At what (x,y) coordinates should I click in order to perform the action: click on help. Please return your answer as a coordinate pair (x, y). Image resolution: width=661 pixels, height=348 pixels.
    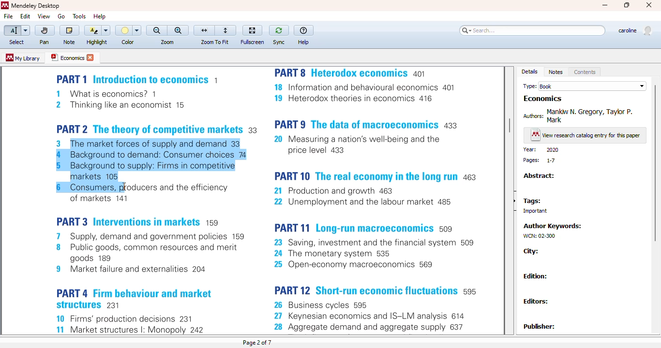
    Looking at the image, I should click on (304, 43).